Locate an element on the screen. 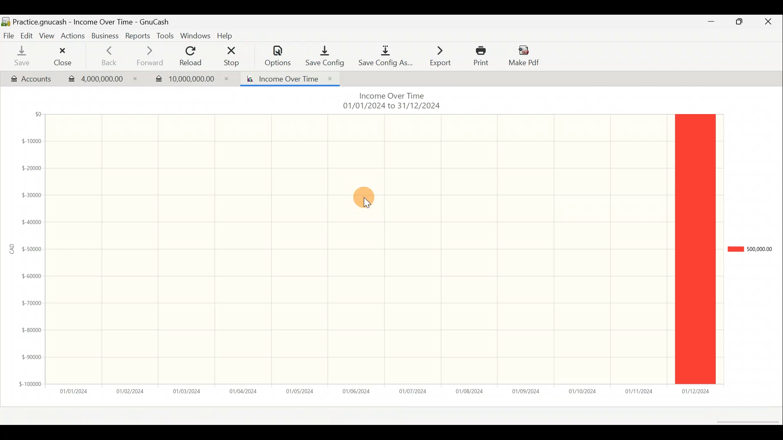 The image size is (783, 440). Close is located at coordinates (771, 22).